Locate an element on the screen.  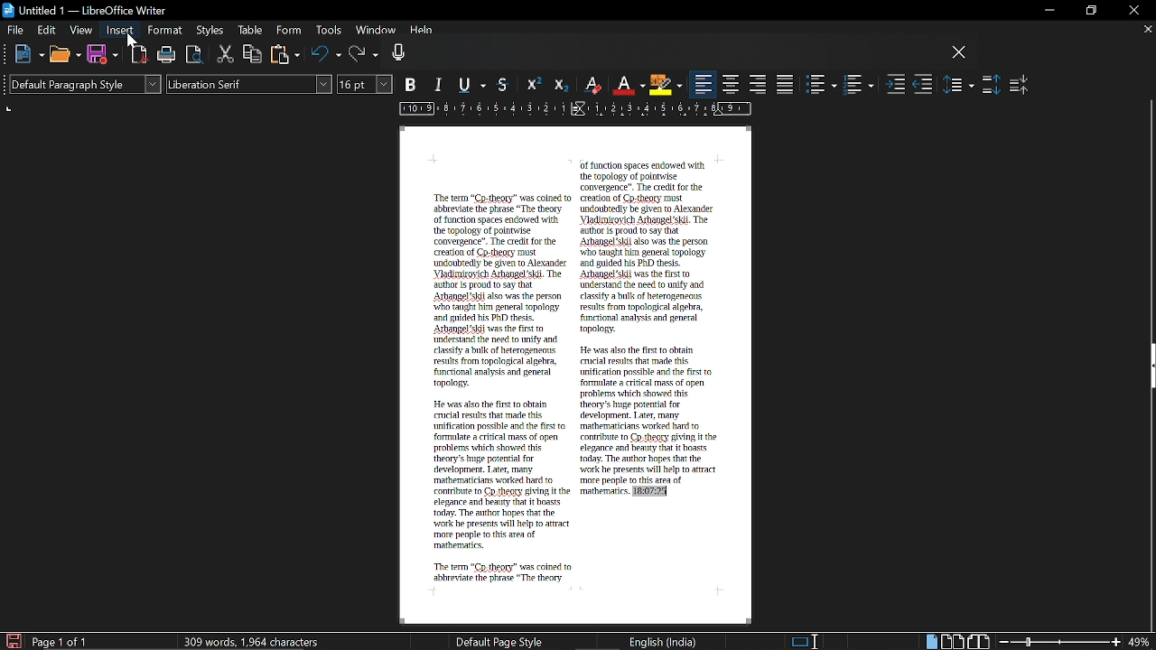
Decrease paragraph spacing is located at coordinates (1020, 84).